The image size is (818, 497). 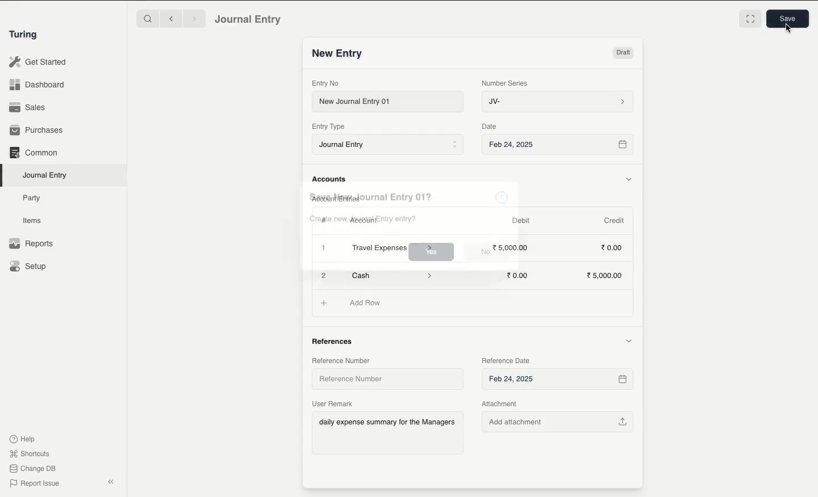 I want to click on User Remark, so click(x=333, y=403).